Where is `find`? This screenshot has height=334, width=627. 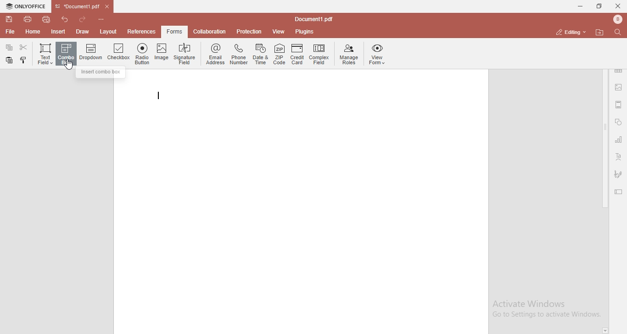
find is located at coordinates (620, 32).